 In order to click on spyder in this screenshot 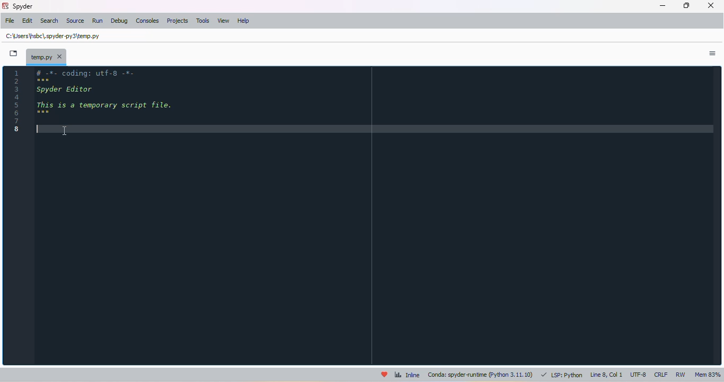, I will do `click(5, 6)`.